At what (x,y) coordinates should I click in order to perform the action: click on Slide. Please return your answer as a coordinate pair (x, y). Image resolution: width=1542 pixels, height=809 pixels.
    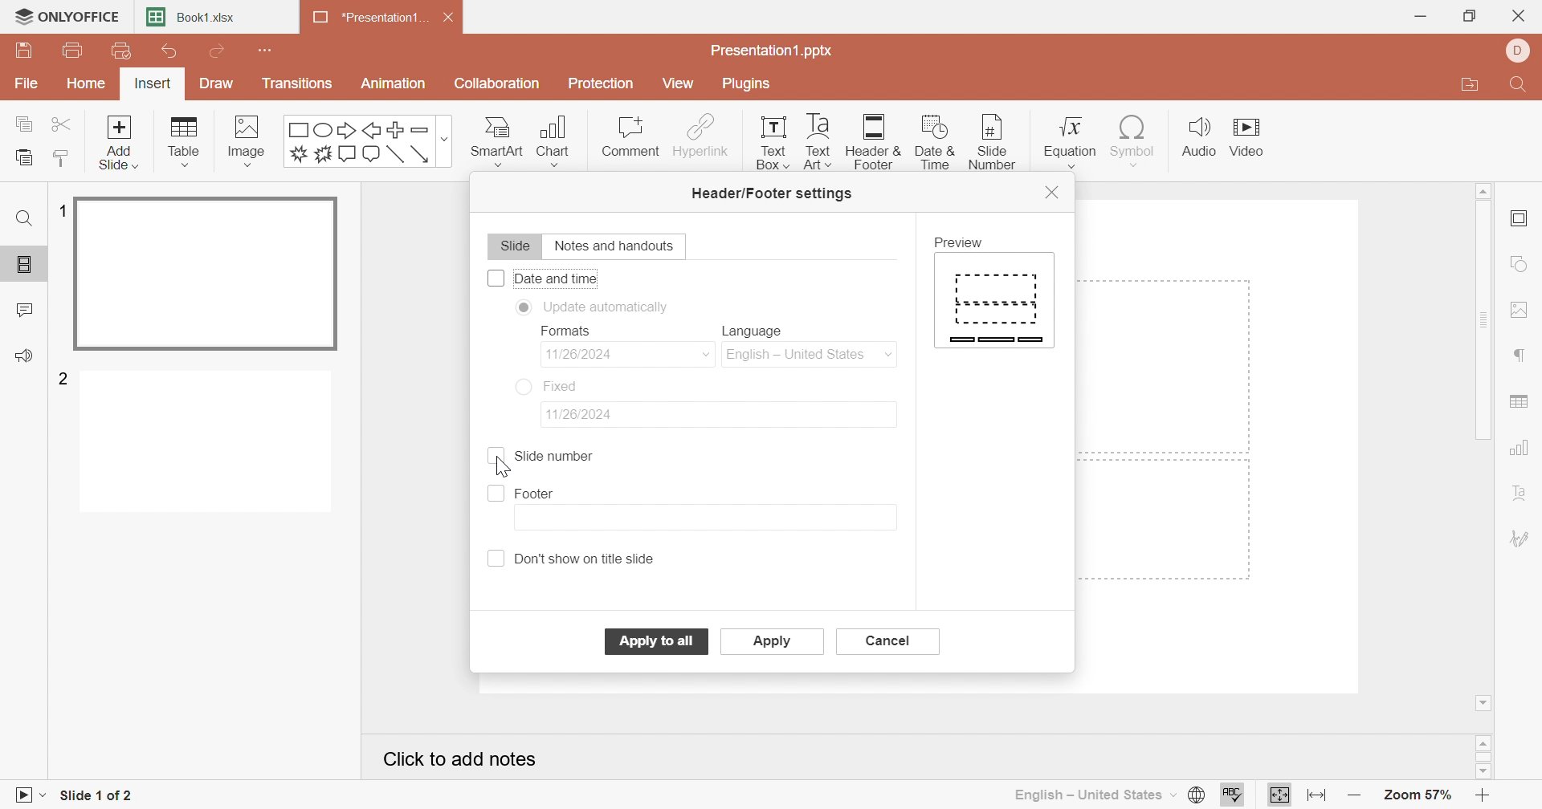
    Looking at the image, I should click on (513, 248).